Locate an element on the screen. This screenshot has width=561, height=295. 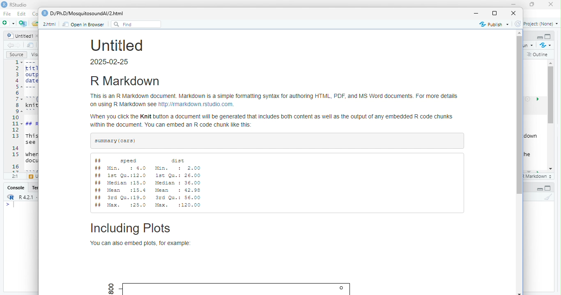
R4.2.1 is located at coordinates (26, 197).